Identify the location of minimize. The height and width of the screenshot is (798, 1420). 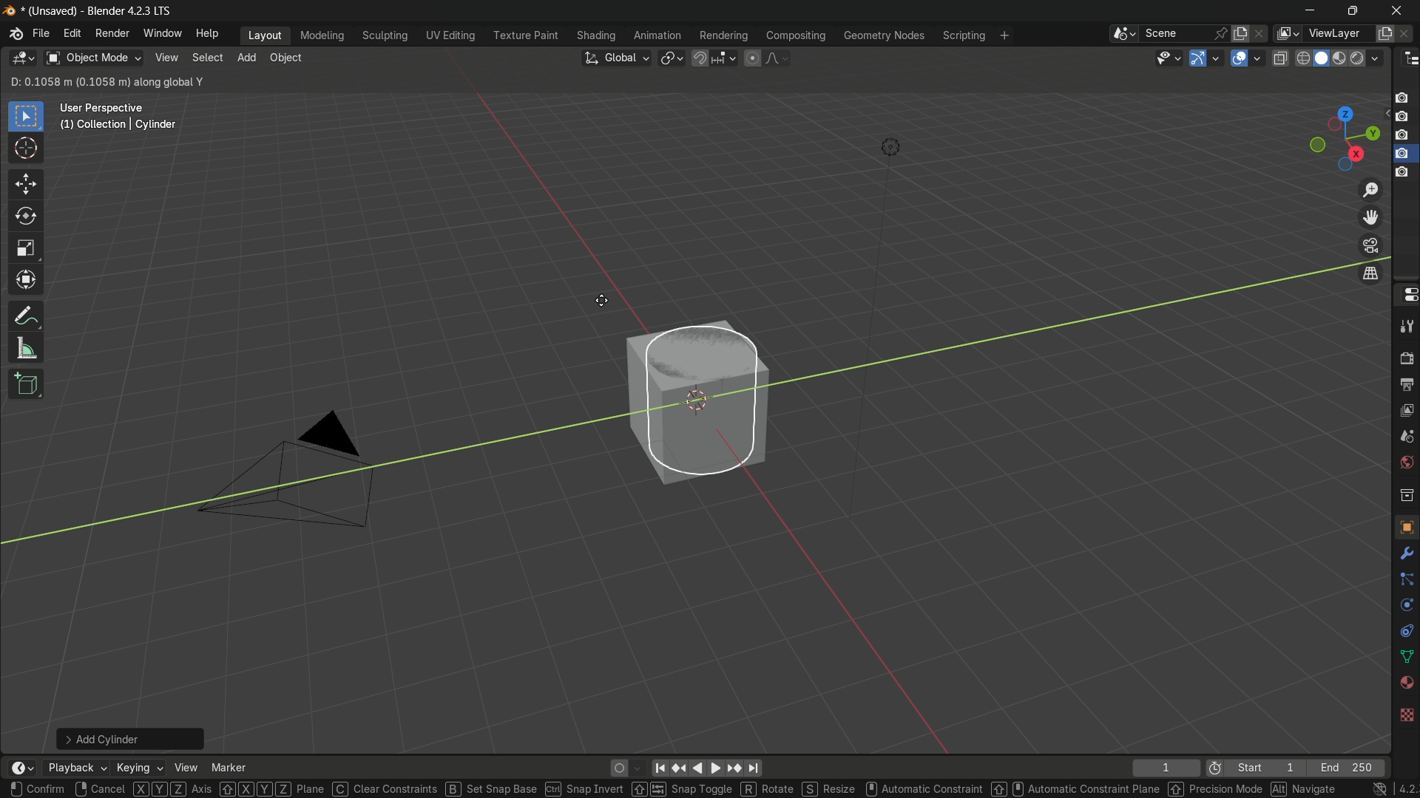
(1311, 12).